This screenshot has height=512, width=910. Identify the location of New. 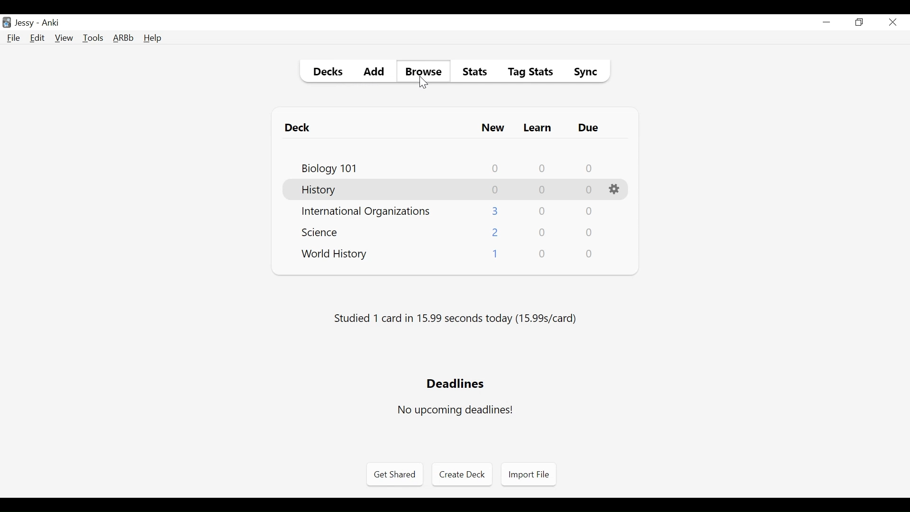
(491, 127).